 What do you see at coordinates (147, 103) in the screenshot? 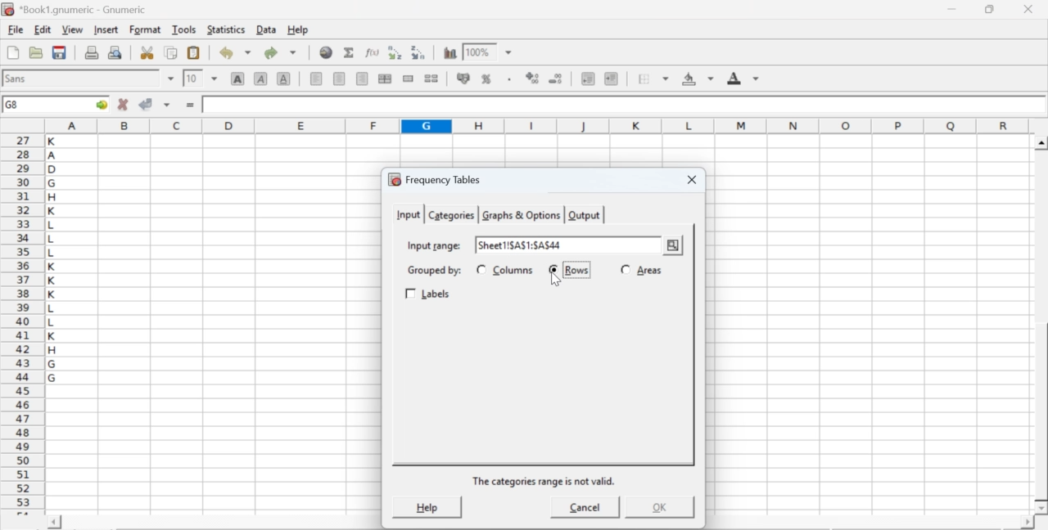
I see `accept changes` at bounding box center [147, 103].